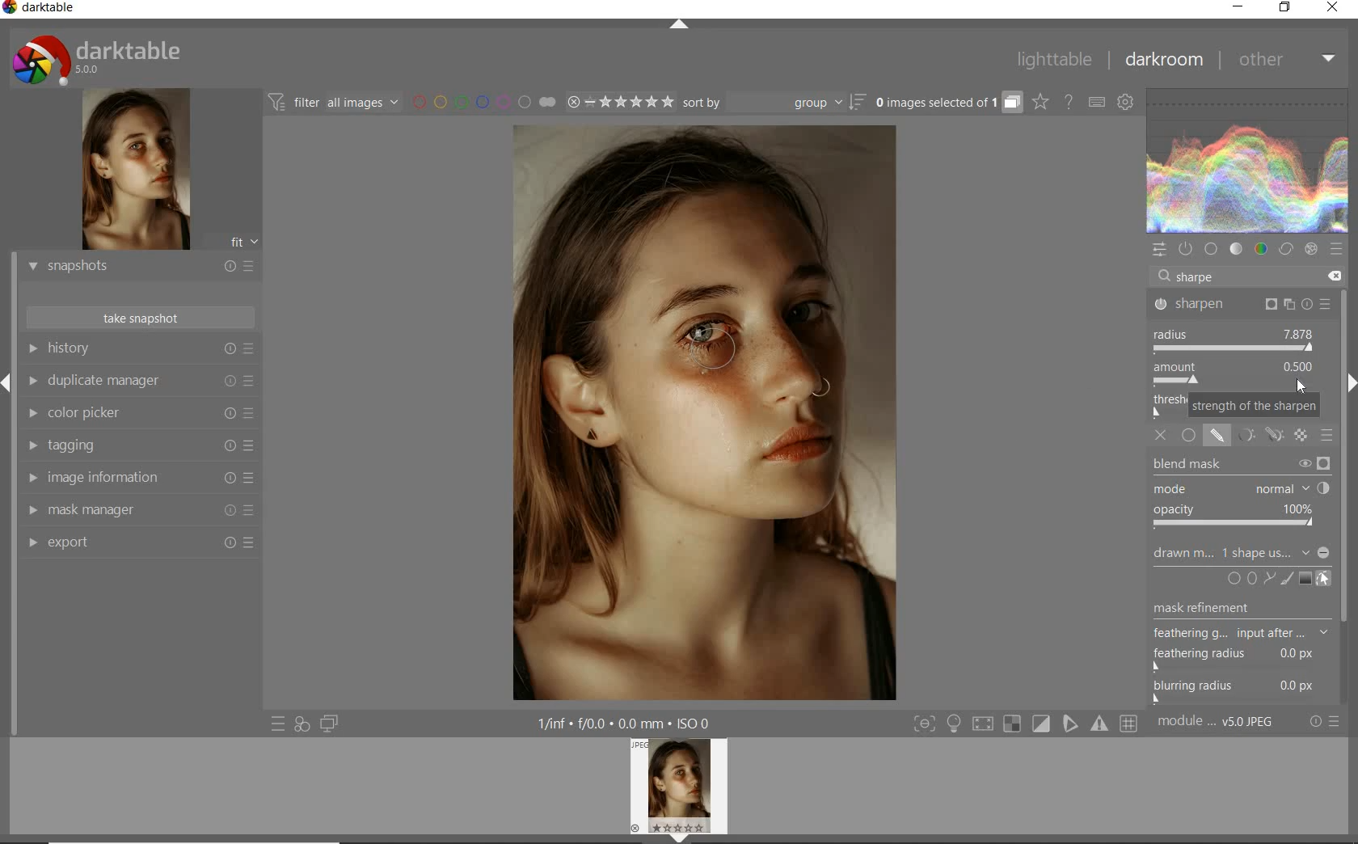 The height and width of the screenshot is (844, 1358). What do you see at coordinates (1248, 161) in the screenshot?
I see `waveform` at bounding box center [1248, 161].